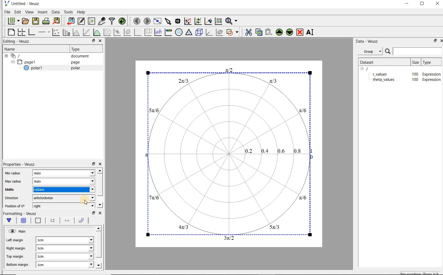  What do you see at coordinates (81, 21) in the screenshot?
I see `Edit and enter new datasets` at bounding box center [81, 21].